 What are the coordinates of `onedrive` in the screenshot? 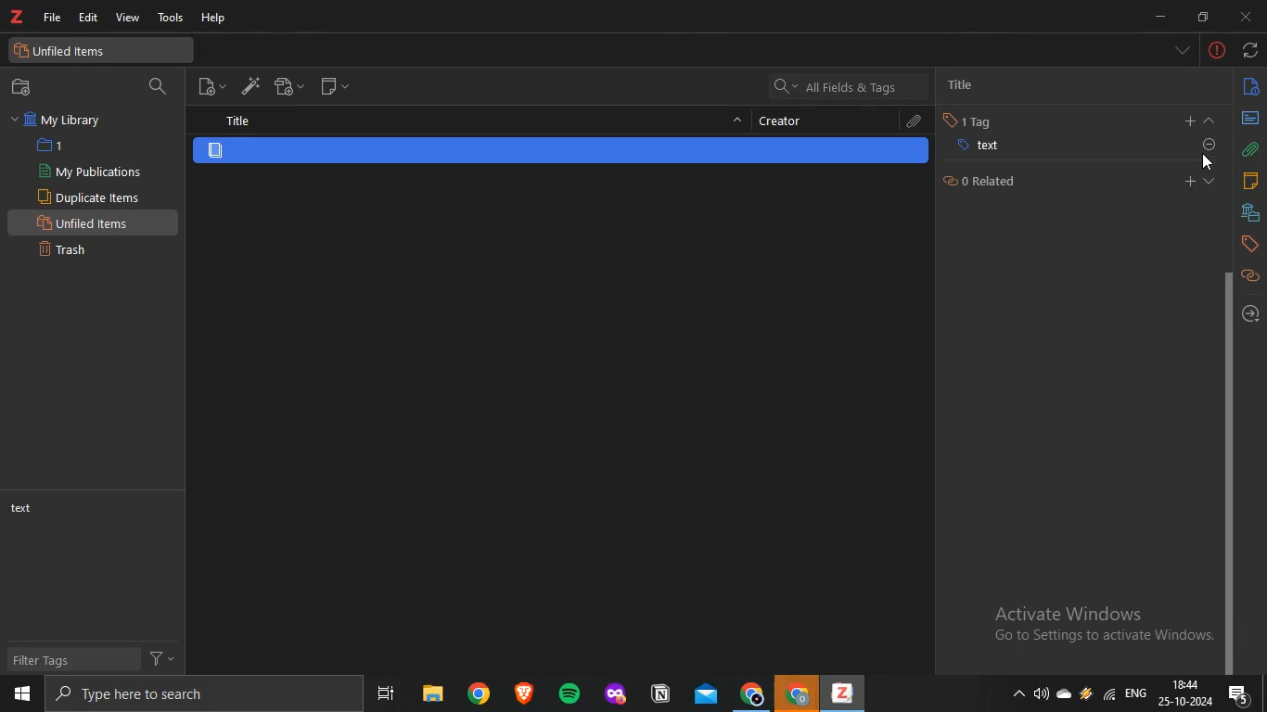 It's located at (1084, 693).